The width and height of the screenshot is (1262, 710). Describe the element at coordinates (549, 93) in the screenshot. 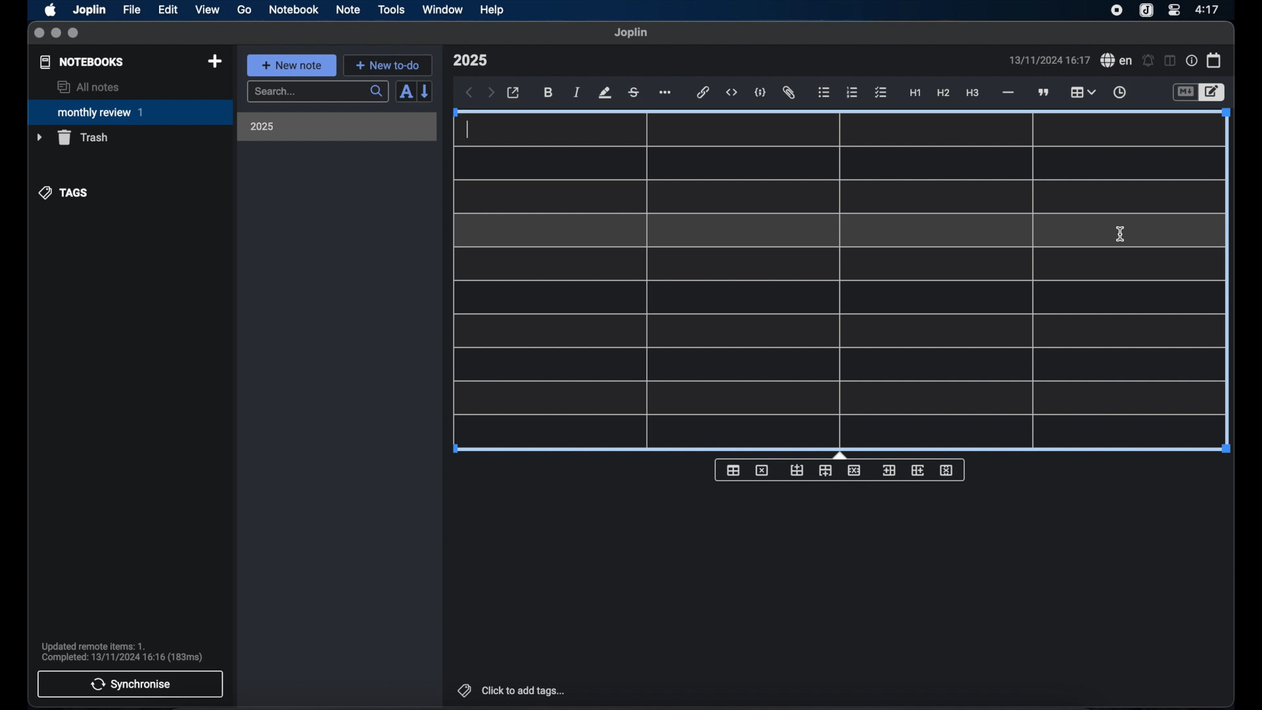

I see `bold` at that location.